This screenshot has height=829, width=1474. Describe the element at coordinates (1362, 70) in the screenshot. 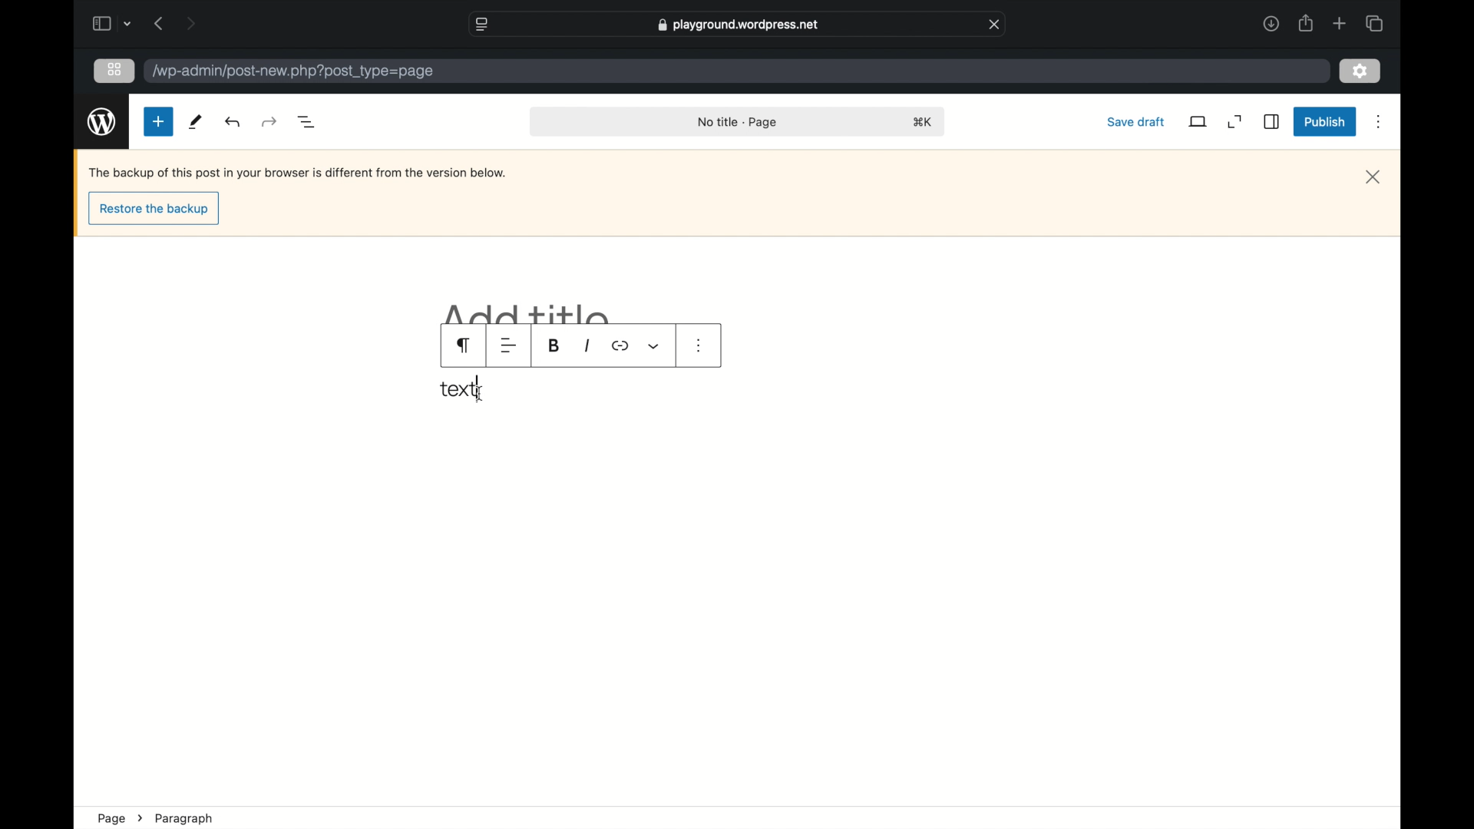

I see `settings` at that location.